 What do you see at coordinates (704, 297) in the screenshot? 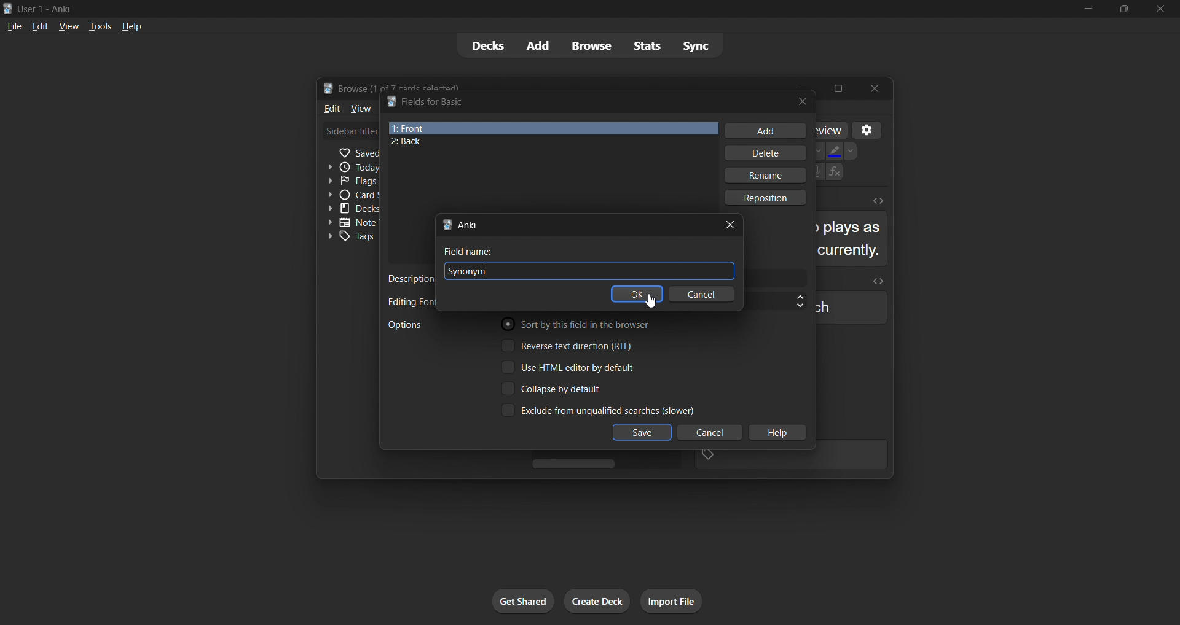
I see `cancel` at bounding box center [704, 297].